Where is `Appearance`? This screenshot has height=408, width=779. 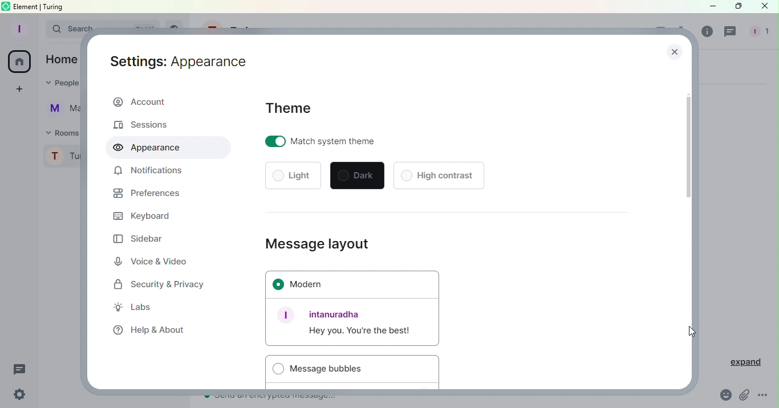 Appearance is located at coordinates (167, 147).